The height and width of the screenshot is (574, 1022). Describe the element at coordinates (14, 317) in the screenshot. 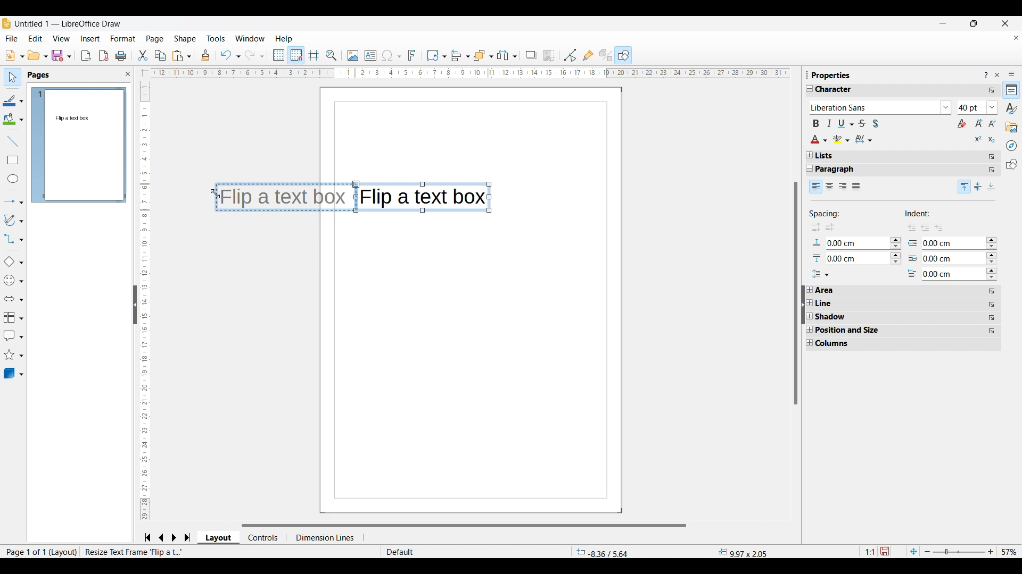

I see `Flowchart options` at that location.